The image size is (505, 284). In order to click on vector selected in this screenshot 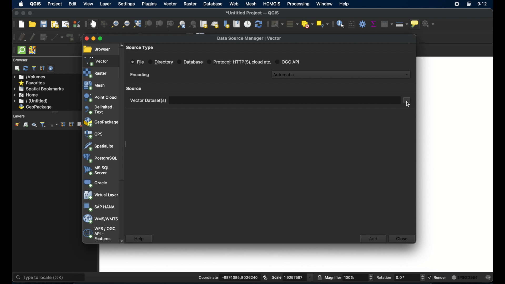, I will do `click(97, 61)`.